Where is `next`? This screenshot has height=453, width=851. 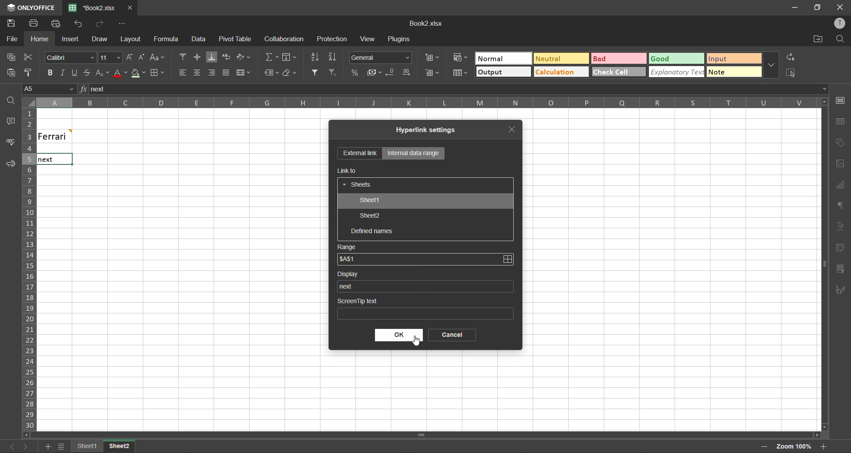 next is located at coordinates (24, 446).